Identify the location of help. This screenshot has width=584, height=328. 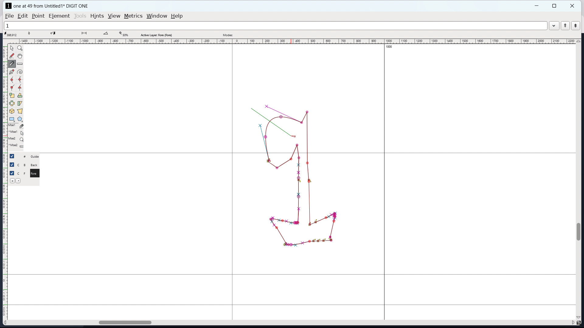
(177, 16).